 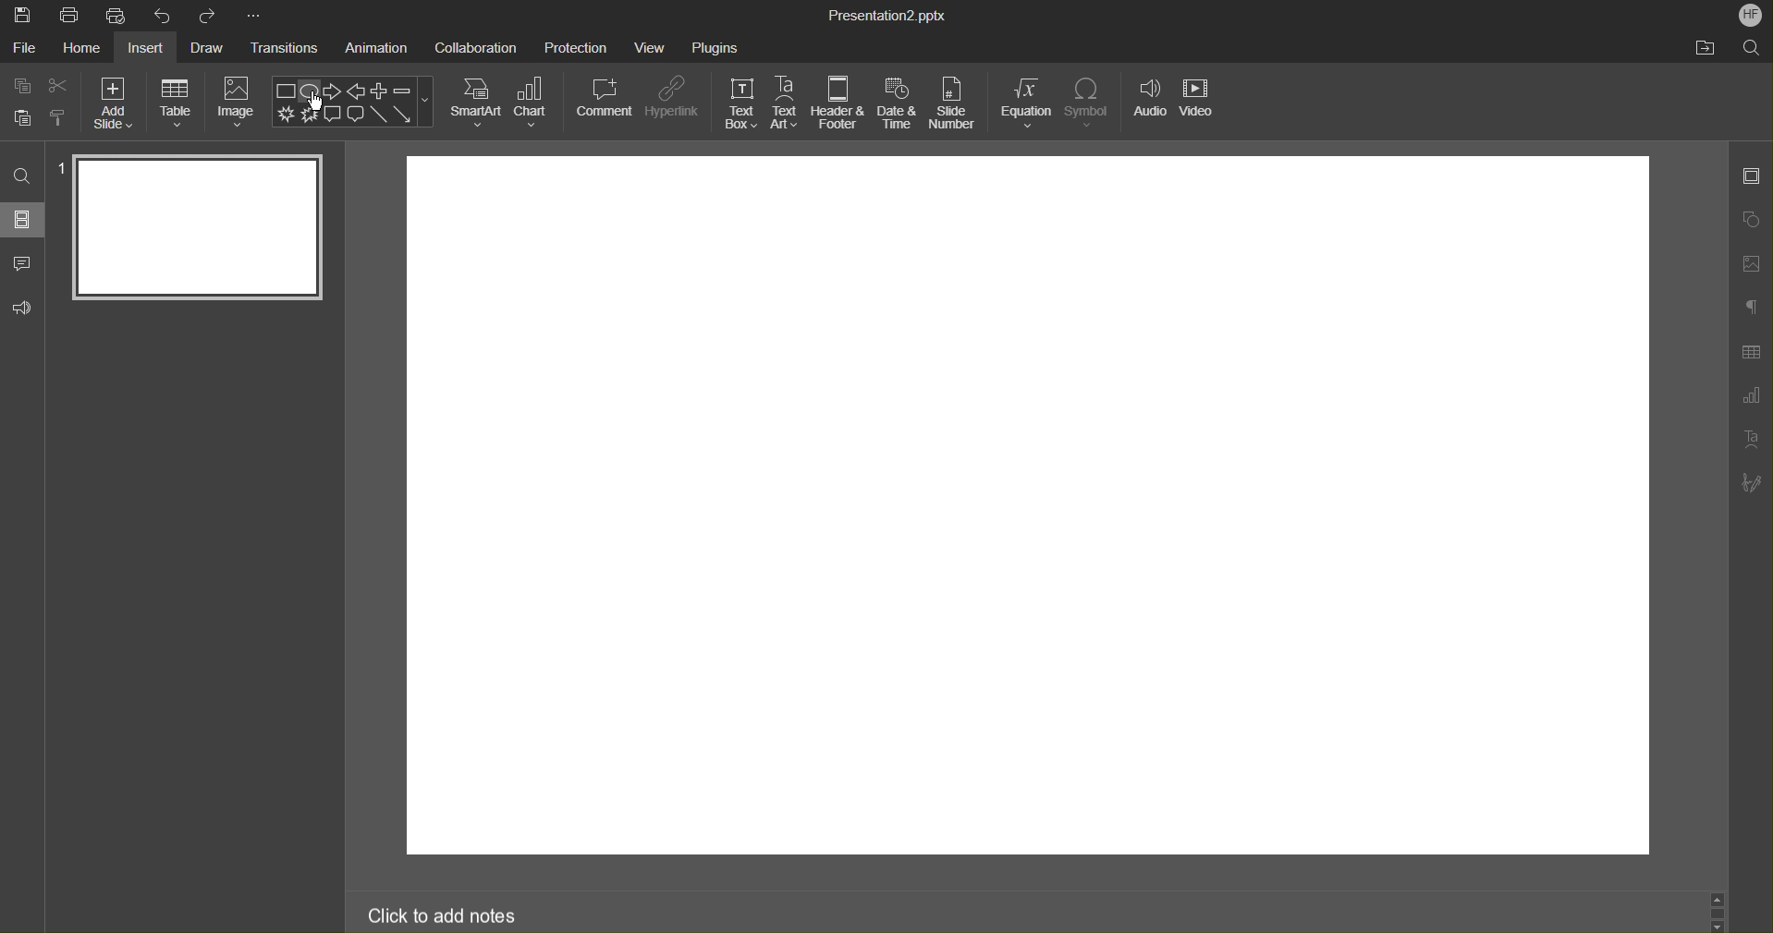 I want to click on , so click(x=23, y=116).